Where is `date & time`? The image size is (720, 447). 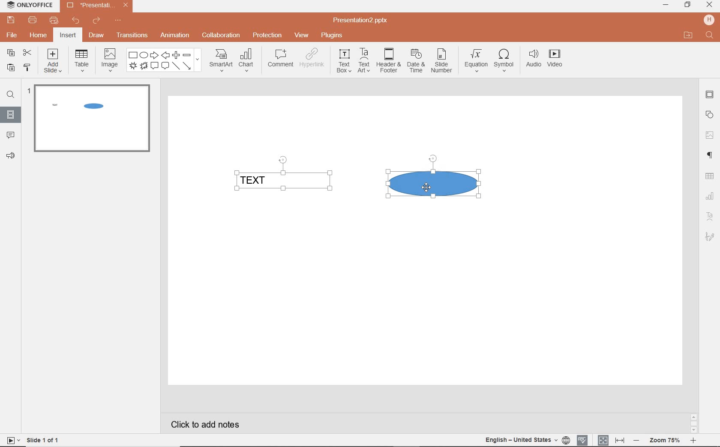
date & time is located at coordinates (415, 63).